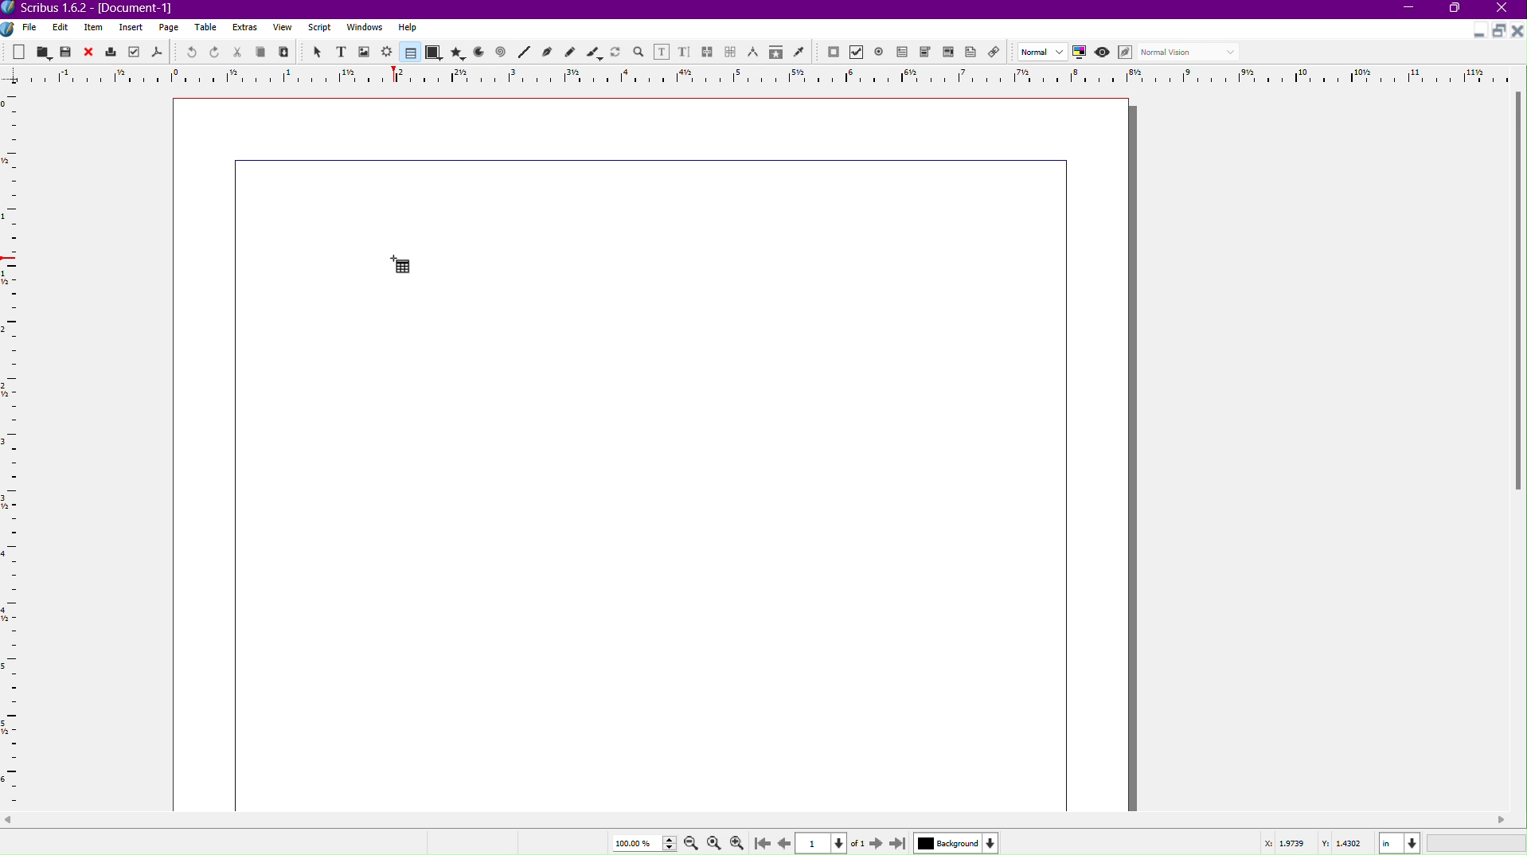 The width and height of the screenshot is (1527, 855). I want to click on Scrollbar, so click(763, 820).